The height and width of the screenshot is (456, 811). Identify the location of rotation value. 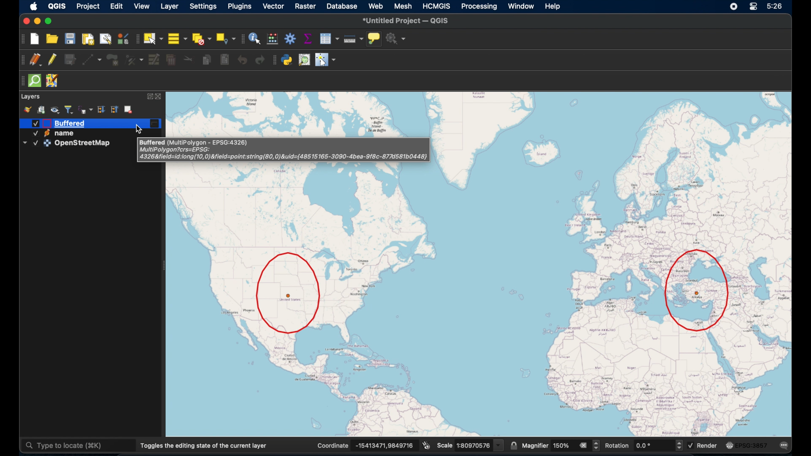
(653, 445).